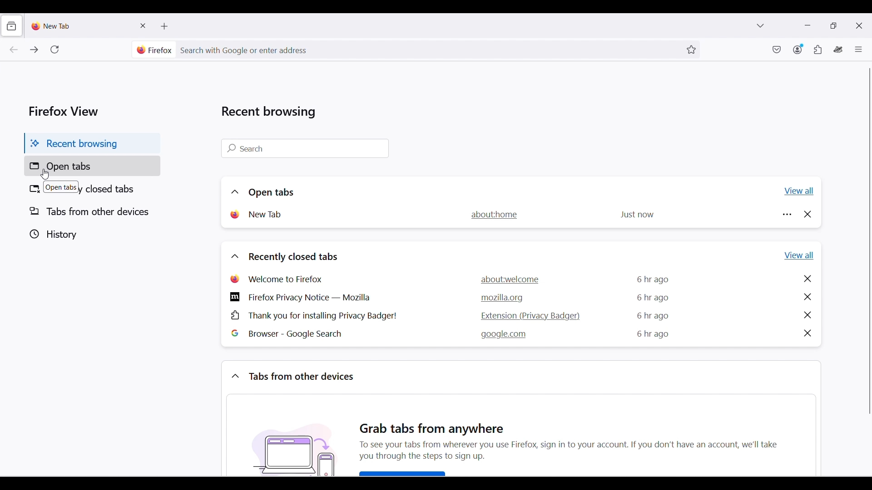 This screenshot has width=872, height=490. Describe the element at coordinates (92, 166) in the screenshot. I see `Open tabs` at that location.